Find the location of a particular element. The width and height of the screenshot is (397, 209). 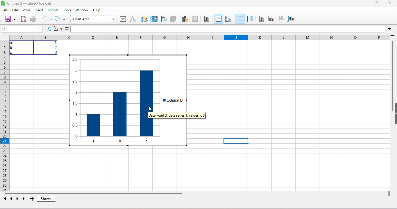

column headings is located at coordinates (203, 37).